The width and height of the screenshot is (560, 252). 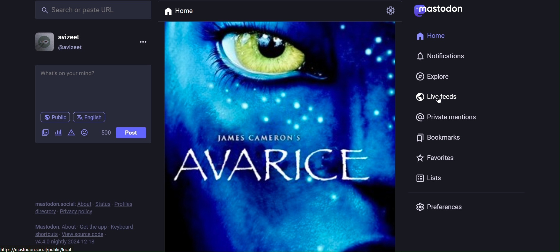 I want to click on setting, so click(x=390, y=11).